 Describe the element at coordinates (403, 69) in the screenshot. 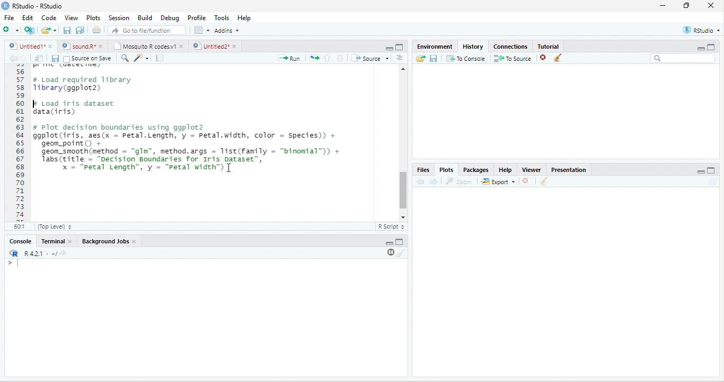

I see `scroll up` at that location.